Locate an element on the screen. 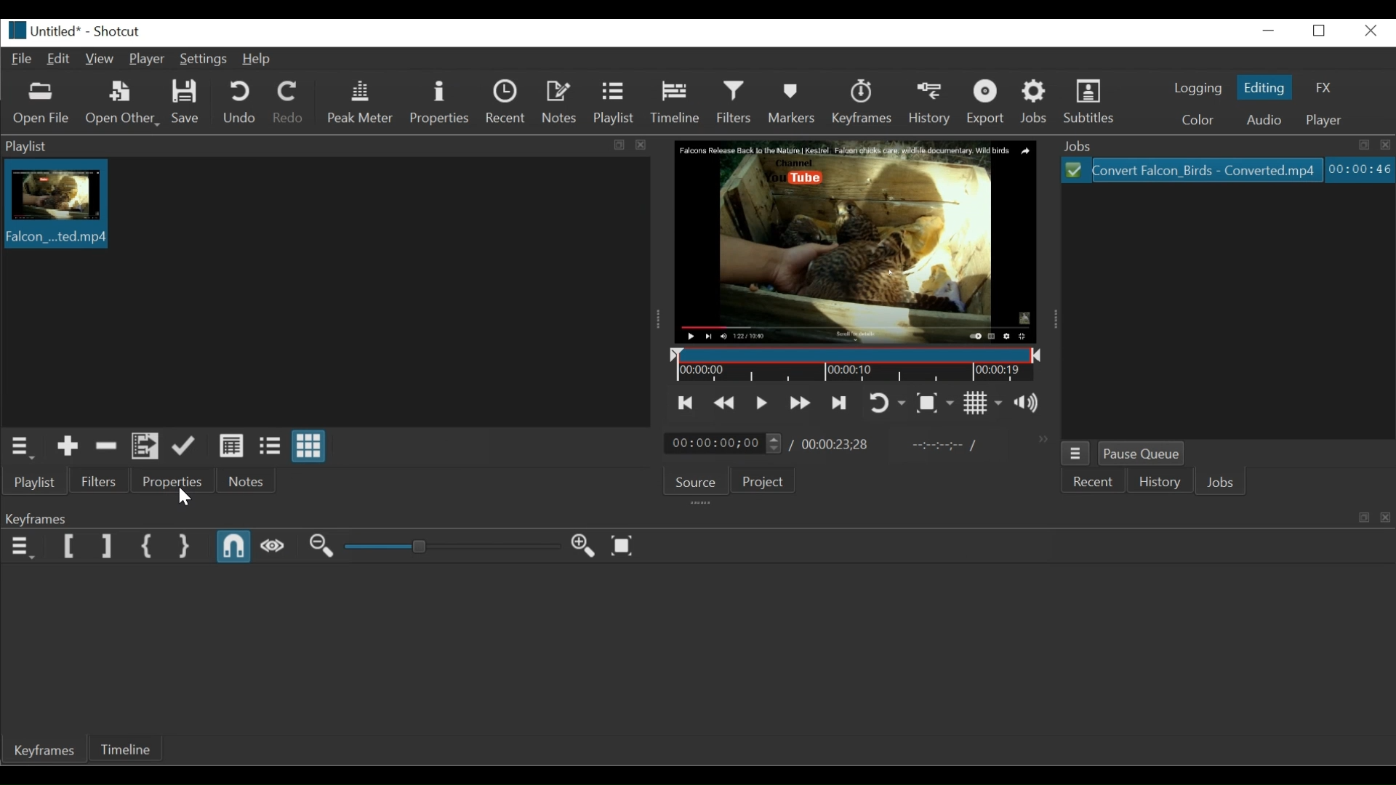  File Viewer is located at coordinates (1226, 310).